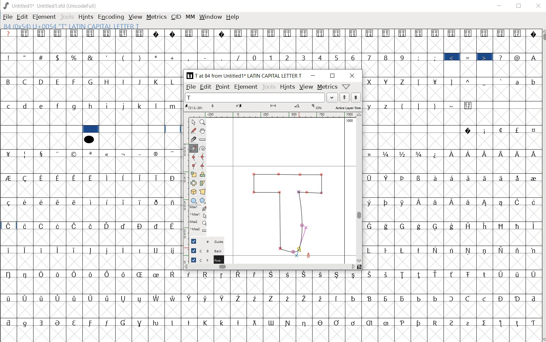  I want to click on Symbol, so click(25, 202).